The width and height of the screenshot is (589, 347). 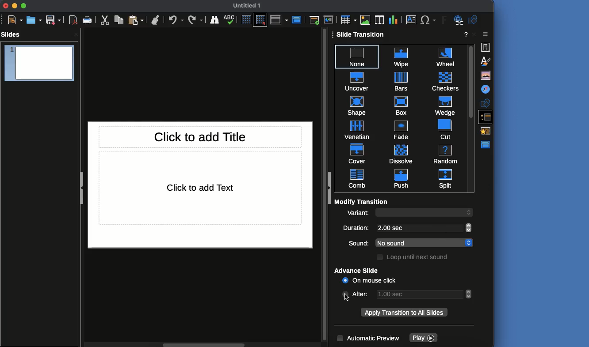 What do you see at coordinates (465, 34) in the screenshot?
I see `Help` at bounding box center [465, 34].